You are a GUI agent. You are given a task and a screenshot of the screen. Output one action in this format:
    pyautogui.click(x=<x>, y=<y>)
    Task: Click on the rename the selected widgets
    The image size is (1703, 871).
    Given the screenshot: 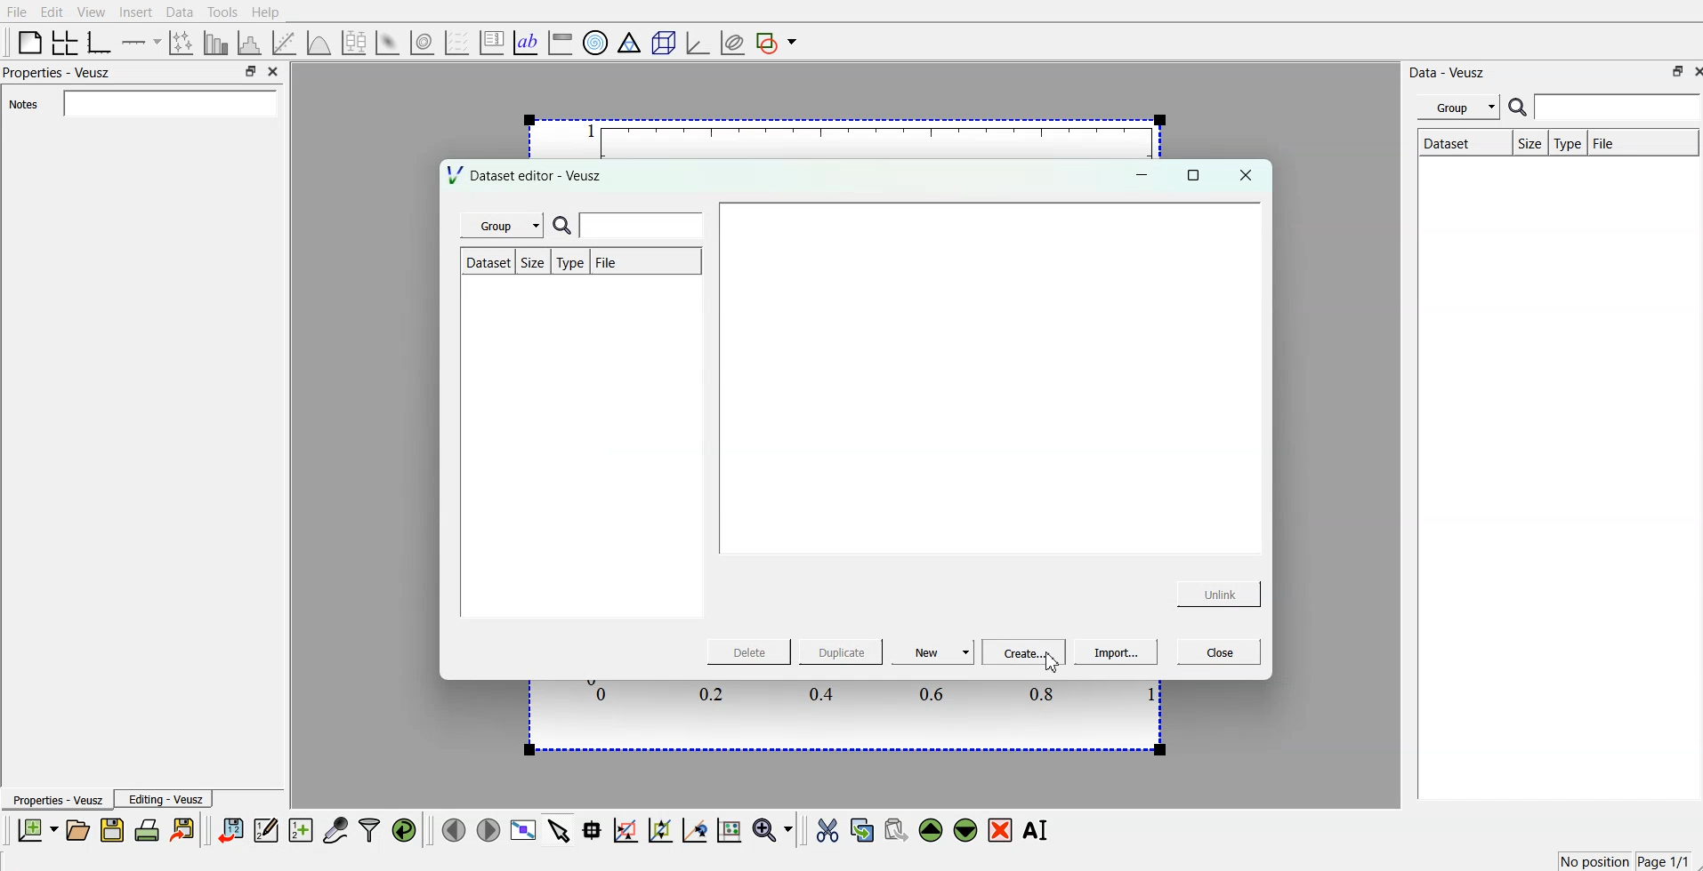 What is the action you would take?
    pyautogui.click(x=1037, y=830)
    